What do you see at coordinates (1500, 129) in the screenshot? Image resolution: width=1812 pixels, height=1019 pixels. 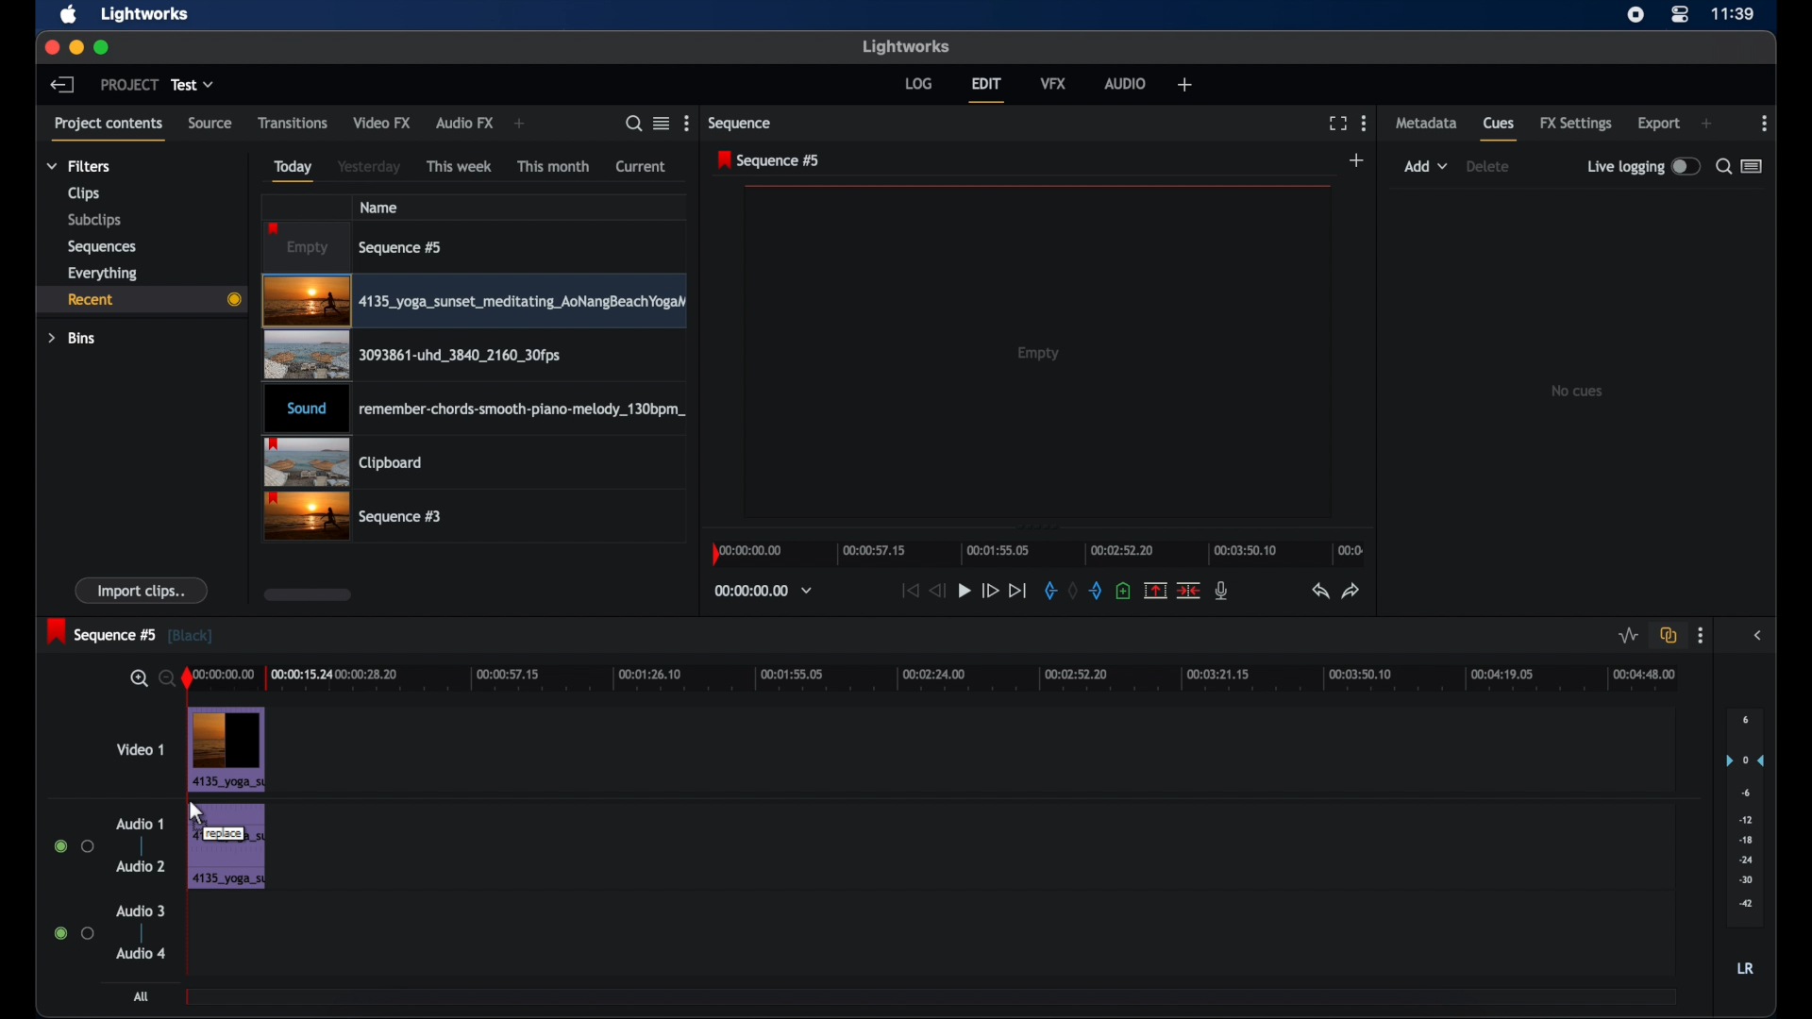 I see `cues` at bounding box center [1500, 129].